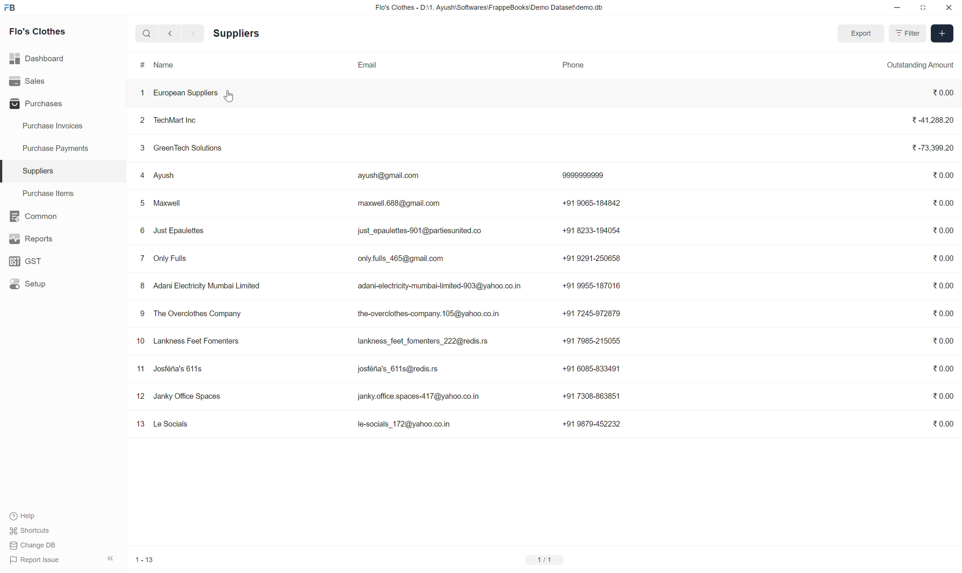  What do you see at coordinates (586, 284) in the screenshot?
I see `+91 9955-187016` at bounding box center [586, 284].